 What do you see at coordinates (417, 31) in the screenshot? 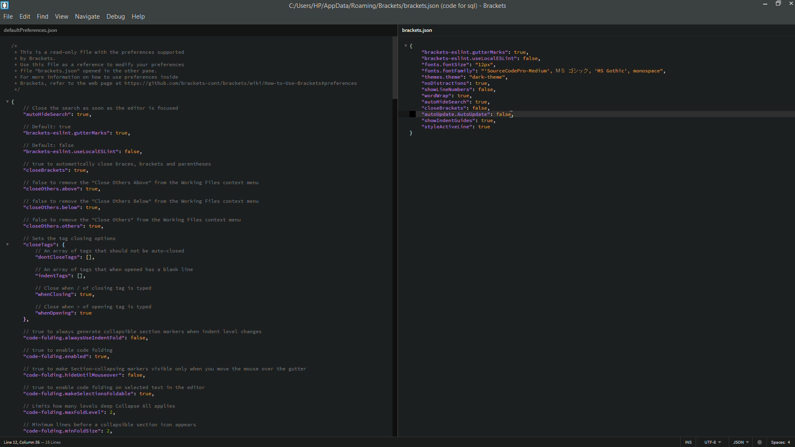
I see `brackets.json` at bounding box center [417, 31].